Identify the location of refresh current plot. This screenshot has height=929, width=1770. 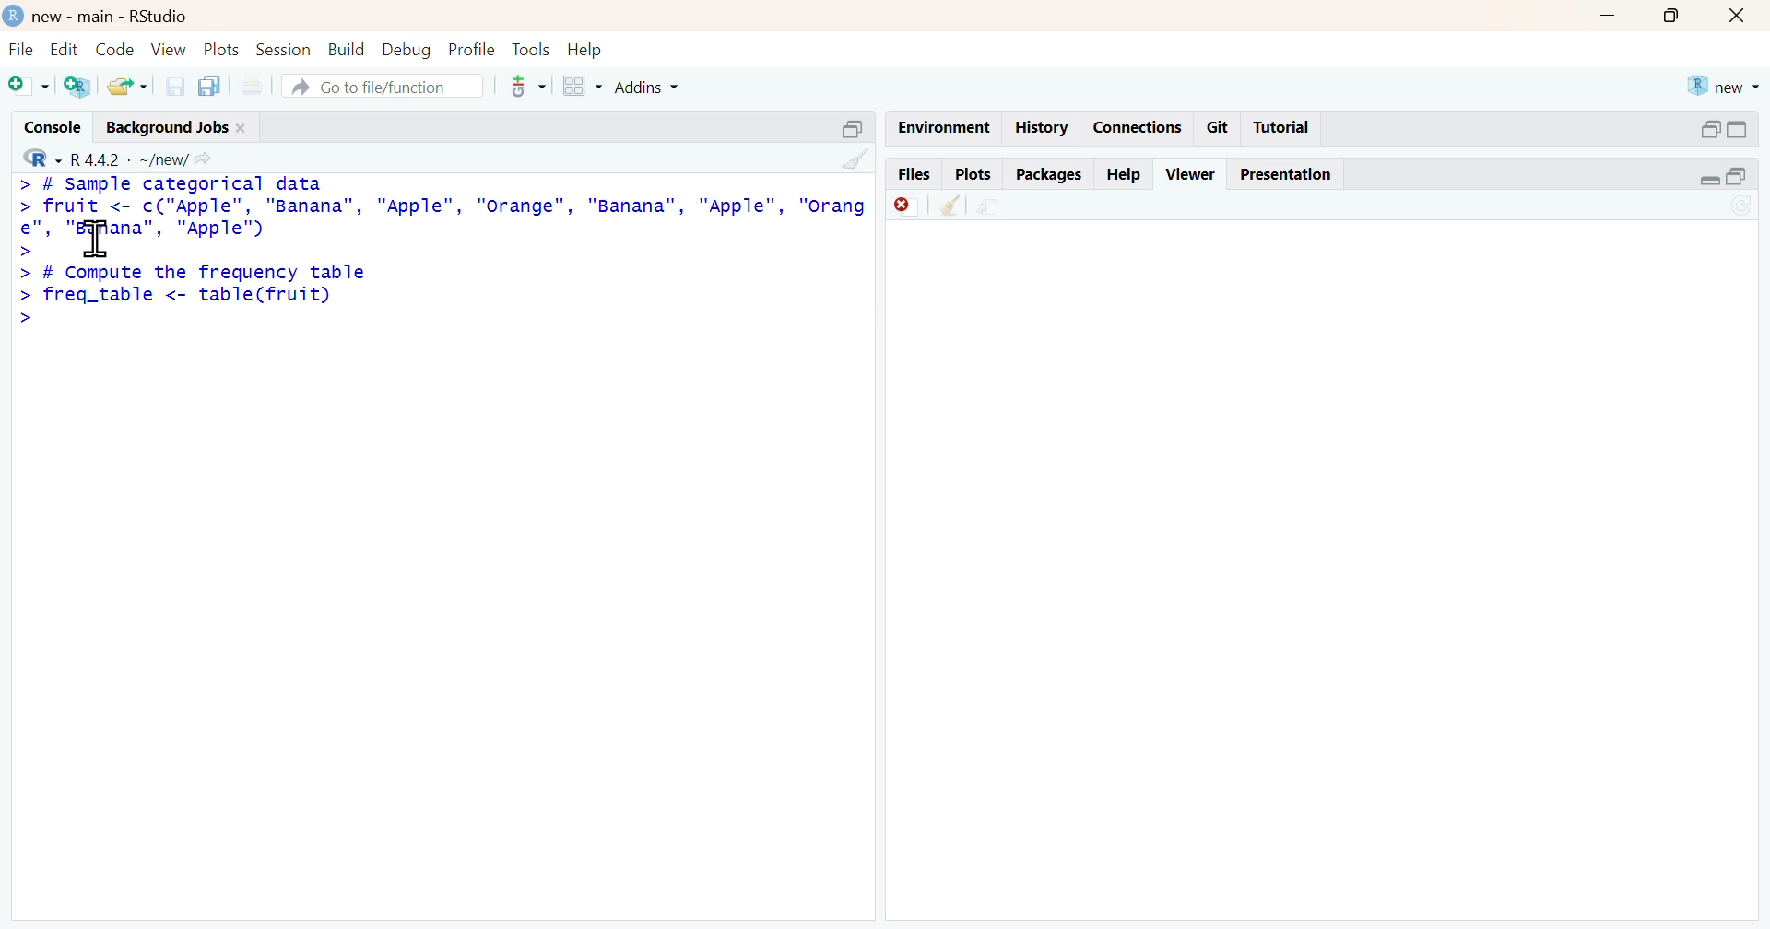
(1744, 206).